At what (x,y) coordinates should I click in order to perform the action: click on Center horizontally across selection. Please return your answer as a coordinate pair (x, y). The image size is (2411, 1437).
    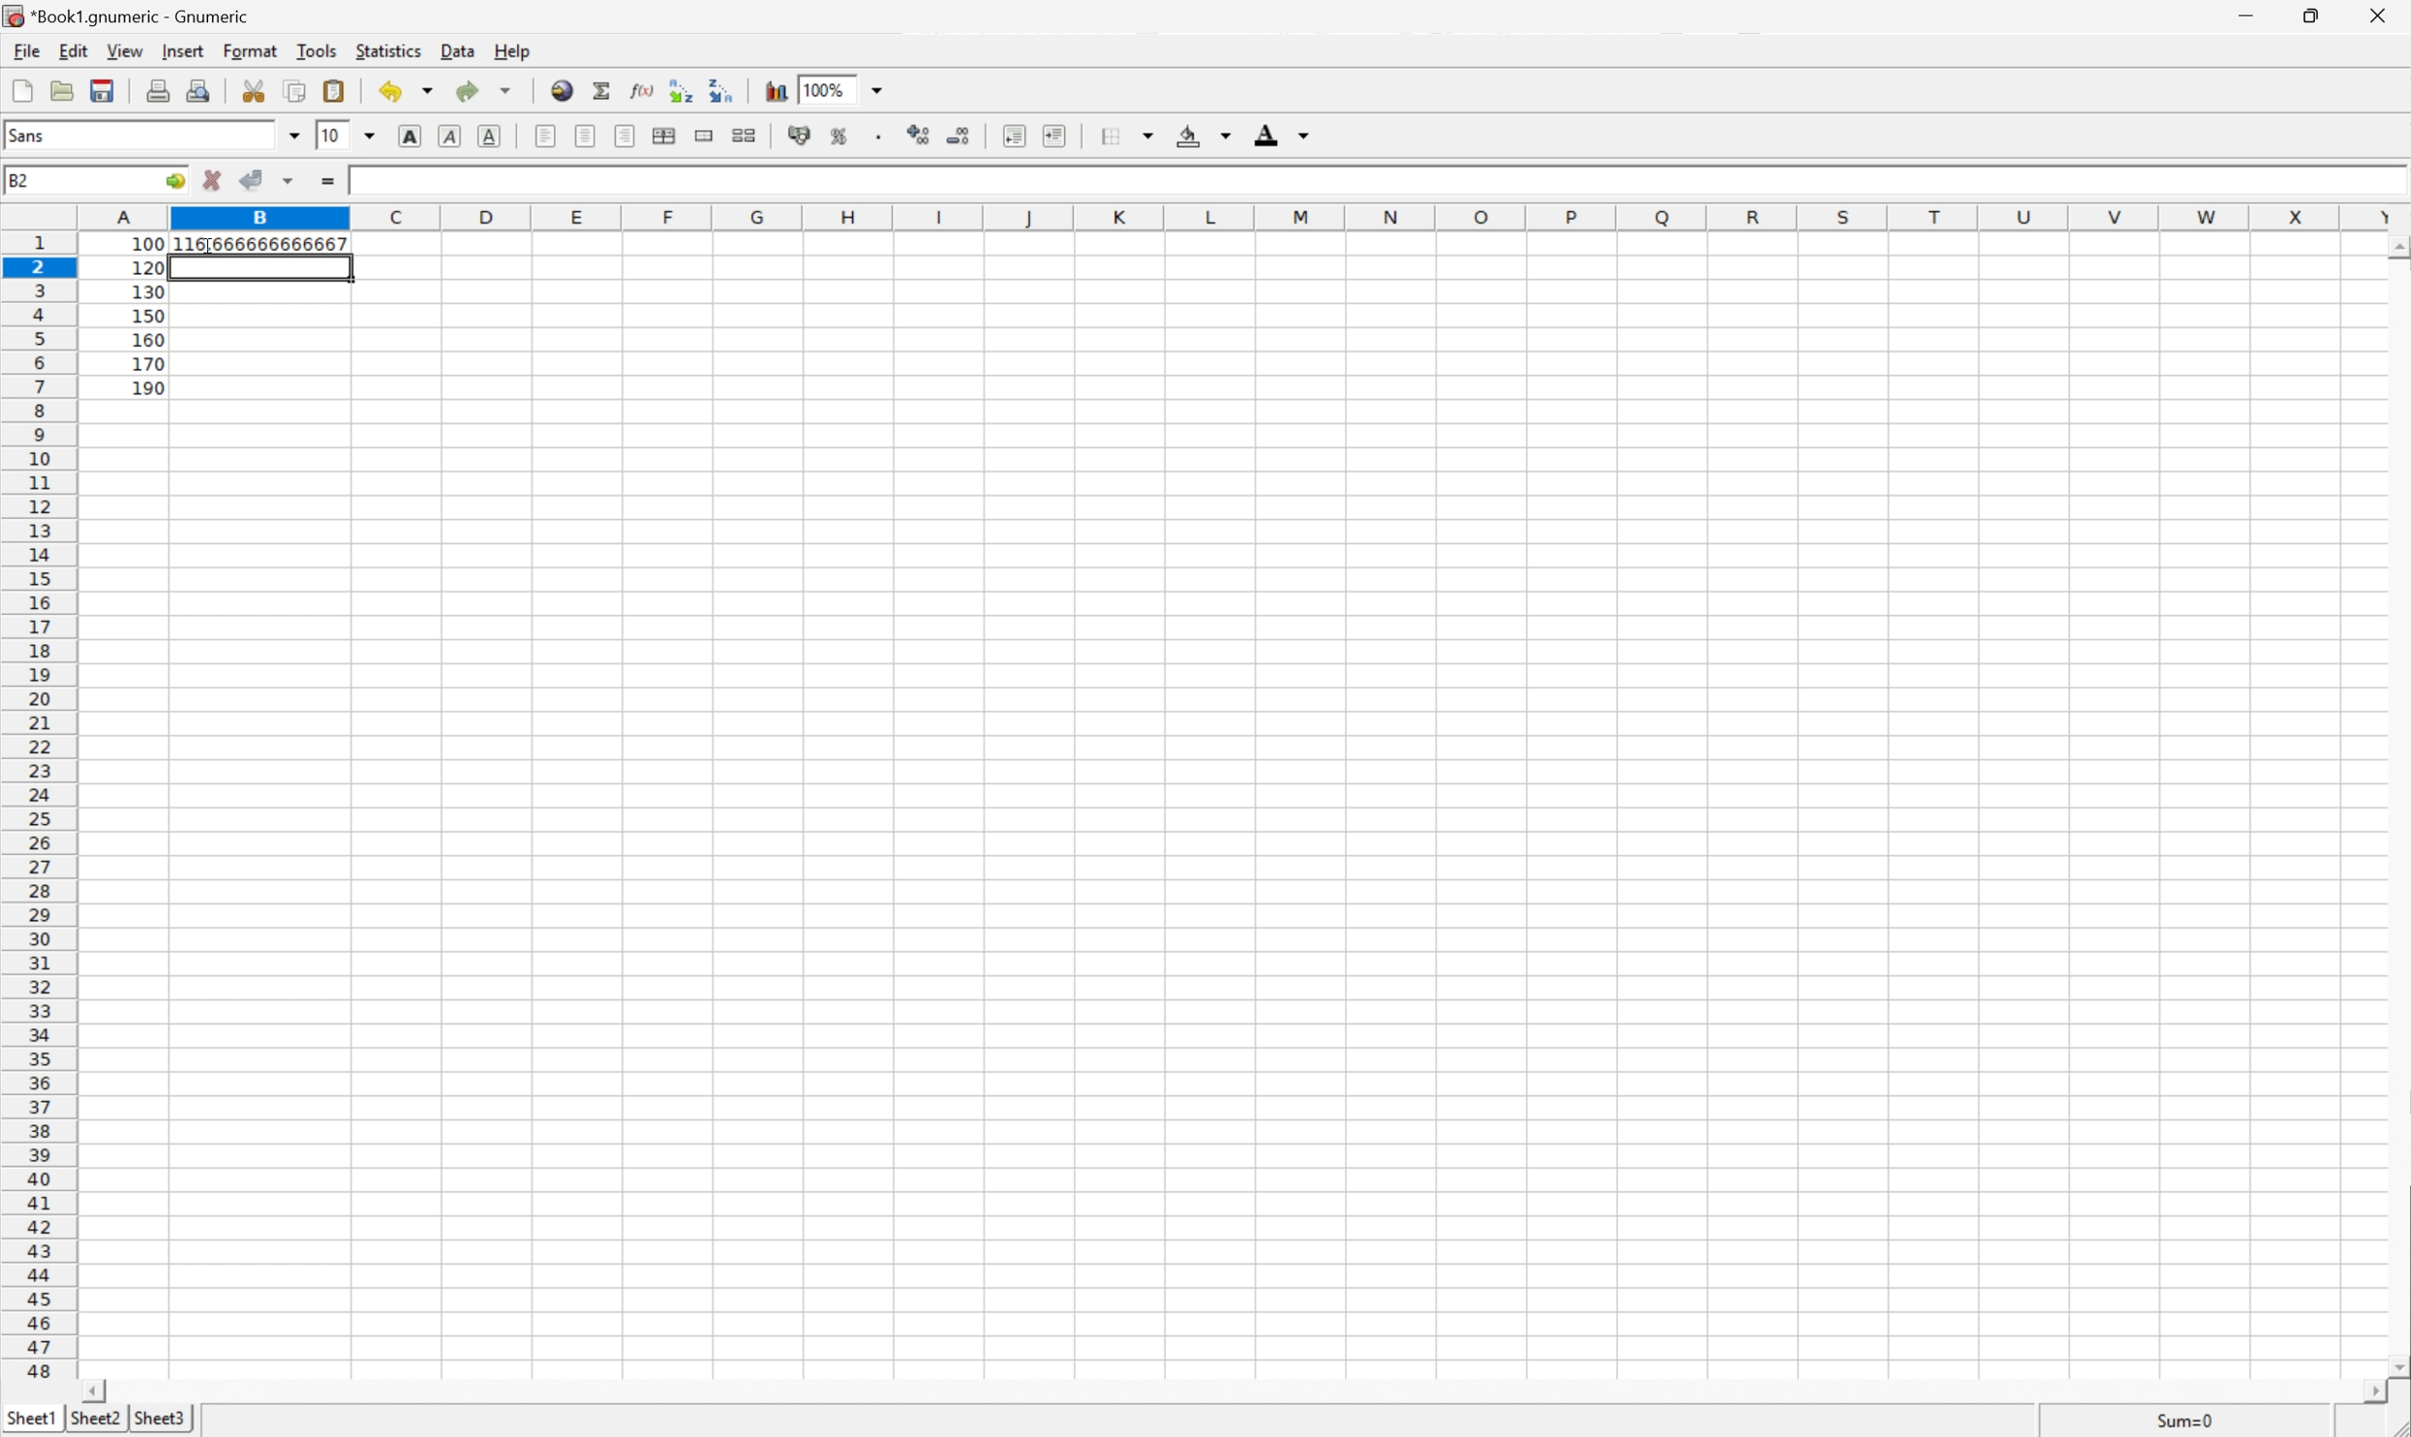
    Looking at the image, I should click on (663, 136).